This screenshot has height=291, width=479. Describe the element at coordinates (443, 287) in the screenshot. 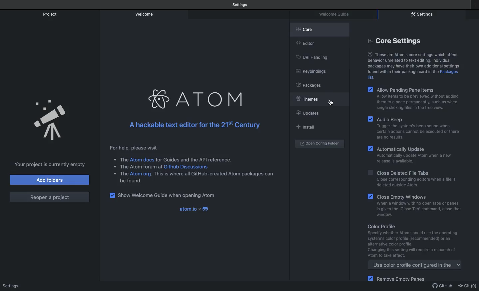

I see `GitHub` at that location.